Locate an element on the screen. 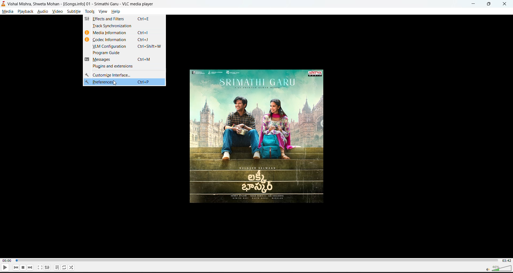 The height and width of the screenshot is (273, 513). messages is located at coordinates (125, 59).